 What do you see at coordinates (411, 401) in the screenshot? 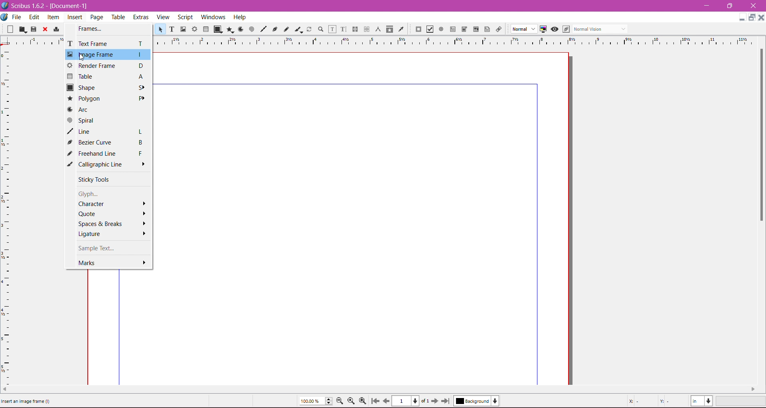
I see `Current Page` at bounding box center [411, 401].